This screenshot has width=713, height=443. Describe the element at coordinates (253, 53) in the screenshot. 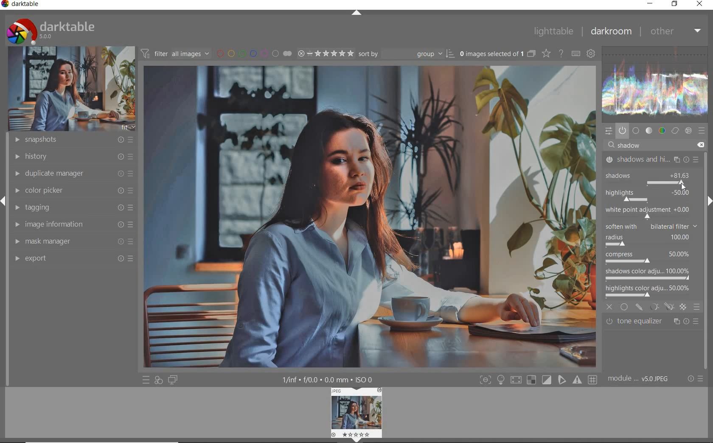

I see `filter by image color label` at that location.